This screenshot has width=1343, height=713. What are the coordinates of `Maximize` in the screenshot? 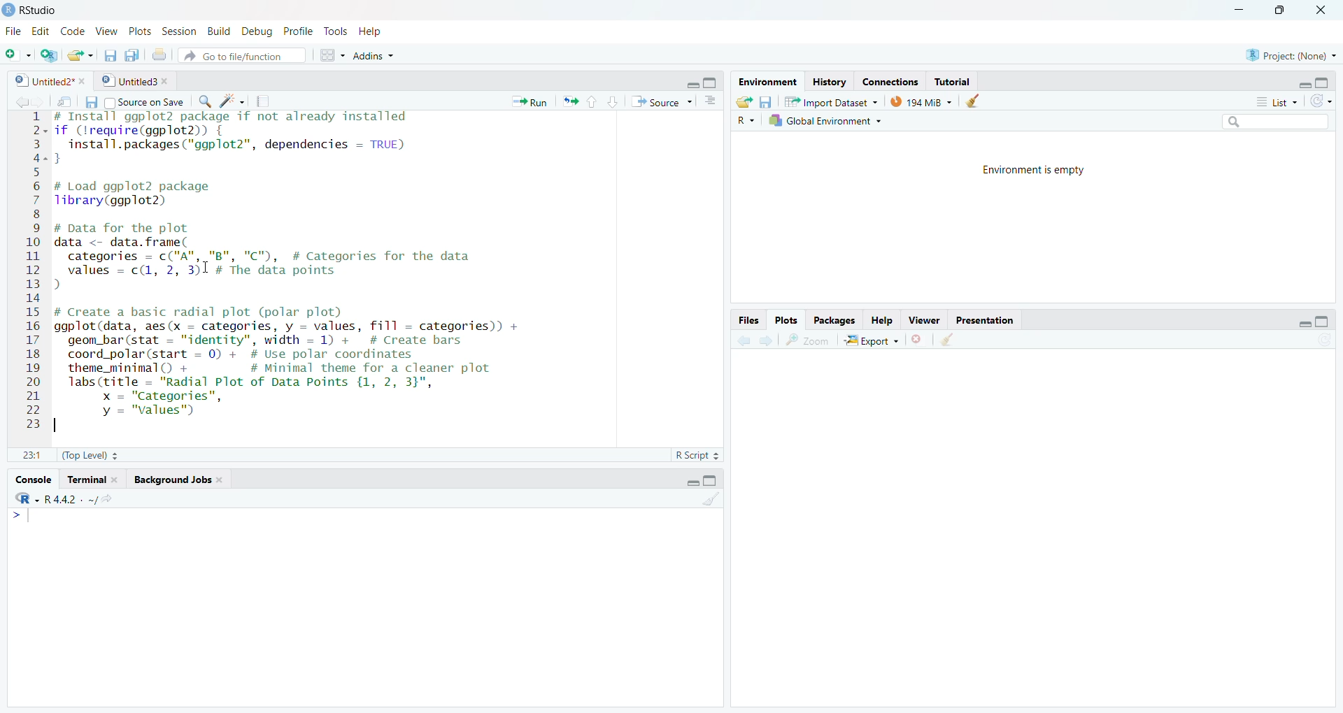 It's located at (1324, 319).